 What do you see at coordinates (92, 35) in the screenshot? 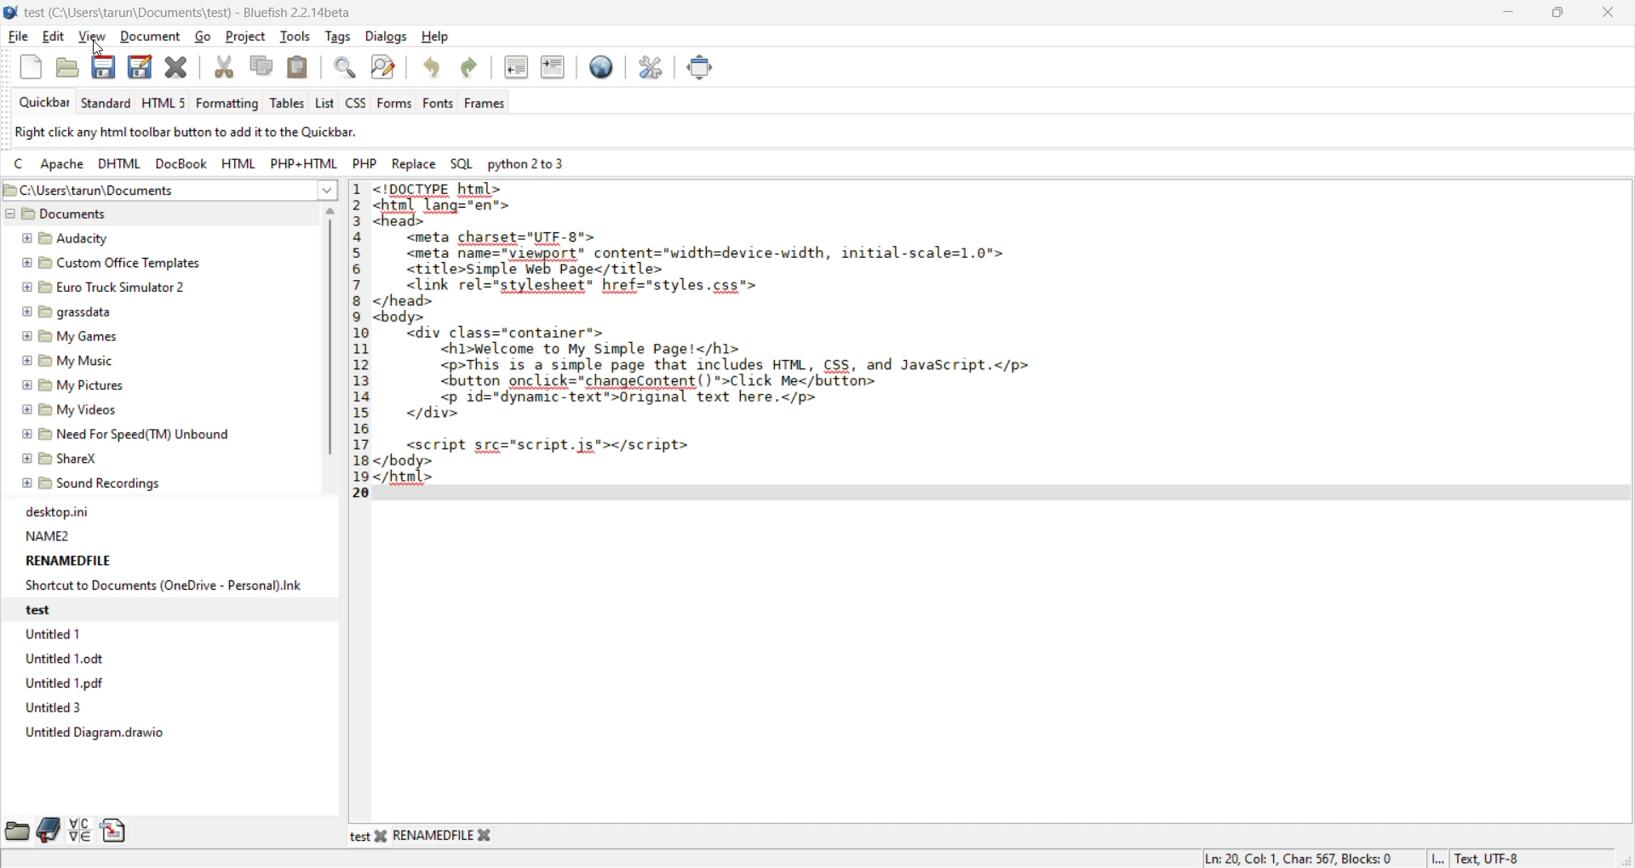
I see `view` at bounding box center [92, 35].